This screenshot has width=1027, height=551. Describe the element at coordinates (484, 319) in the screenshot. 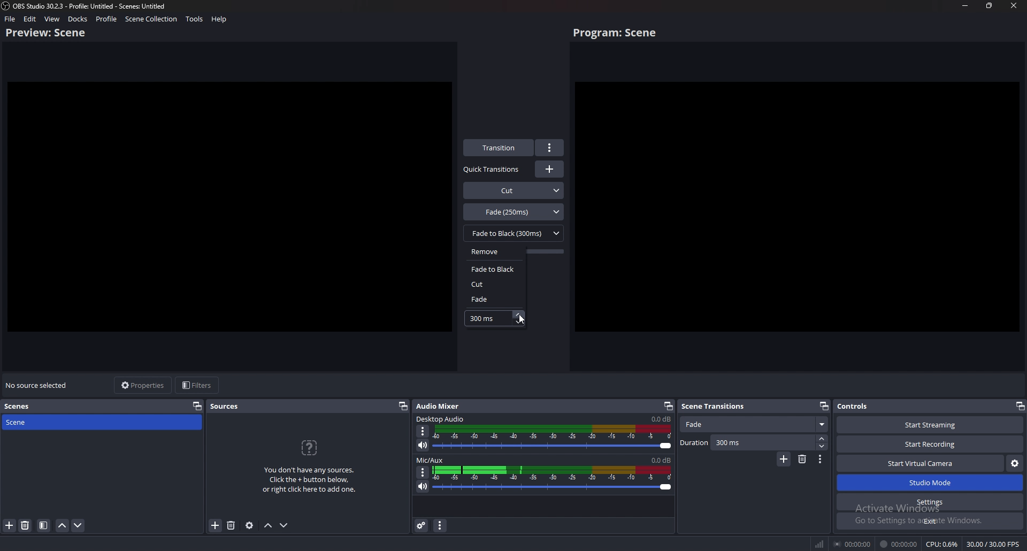

I see `fade to black duration` at that location.